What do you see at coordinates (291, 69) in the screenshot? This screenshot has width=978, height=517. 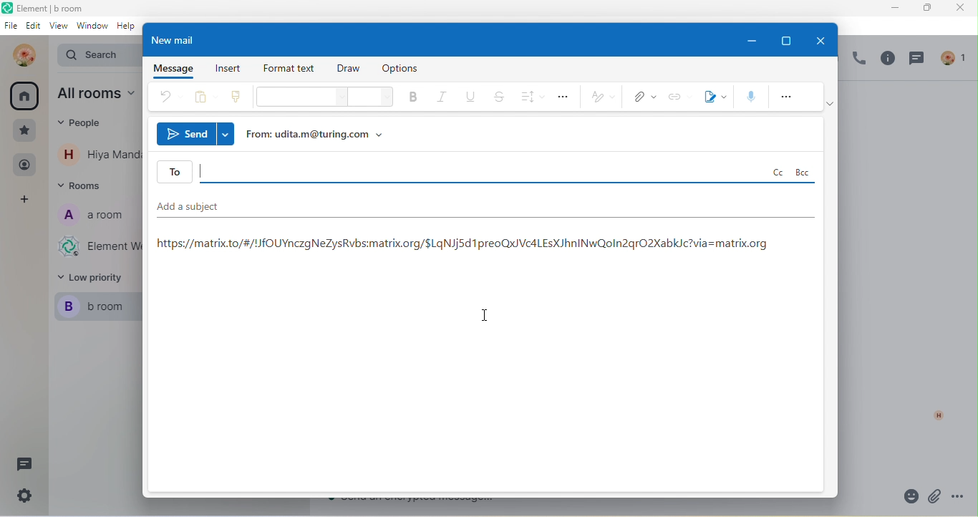 I see `format text` at bounding box center [291, 69].